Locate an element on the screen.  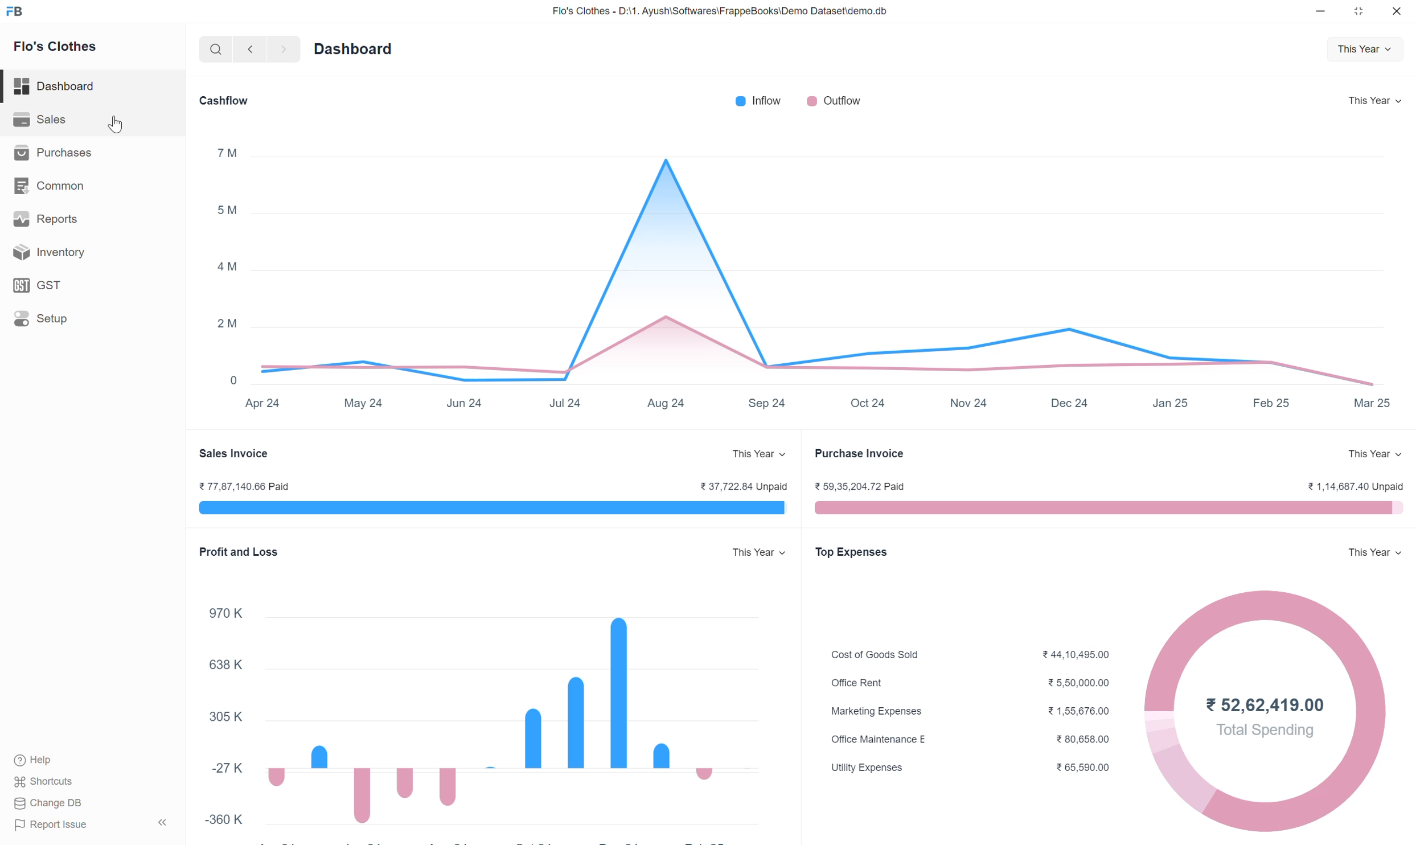
Hide sidebar is located at coordinates (163, 823).